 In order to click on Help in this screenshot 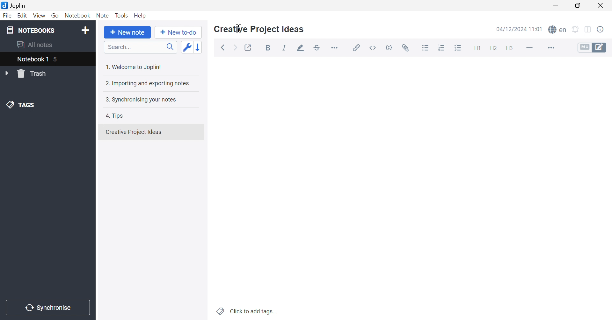, I will do `click(141, 15)`.